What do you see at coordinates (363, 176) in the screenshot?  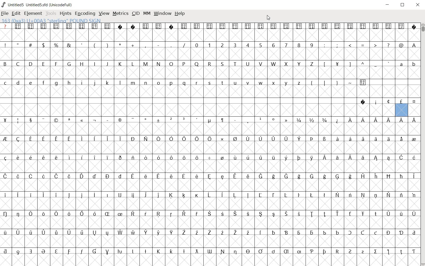 I see `Symbol` at bounding box center [363, 176].